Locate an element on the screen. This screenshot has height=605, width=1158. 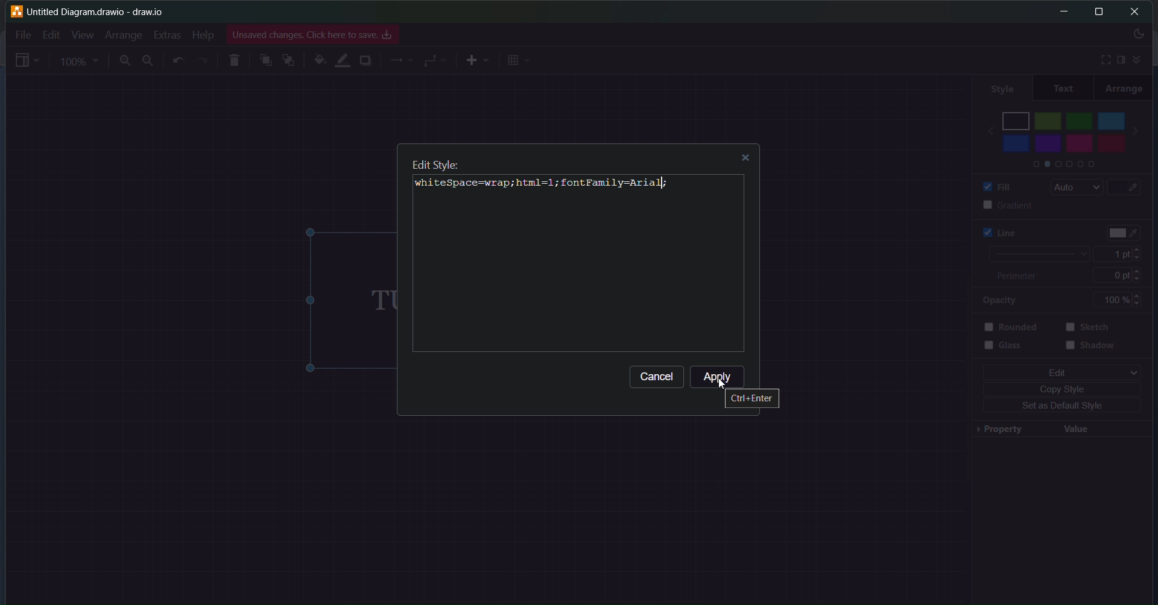
View is located at coordinates (82, 34).